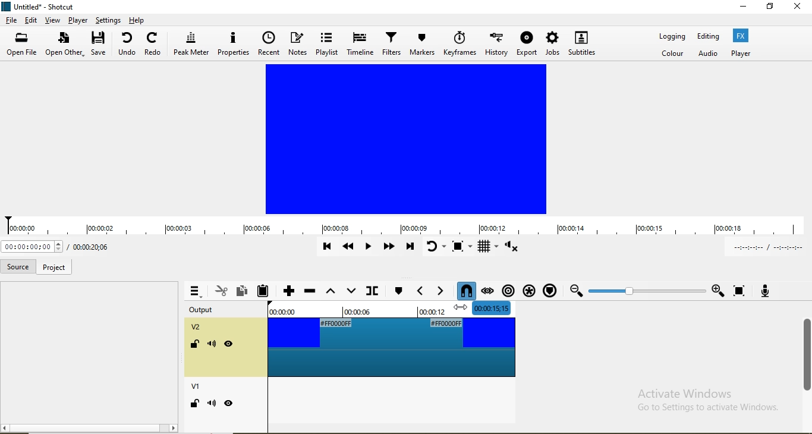 The height and width of the screenshot is (434, 812). I want to click on time markers, so click(391, 307).